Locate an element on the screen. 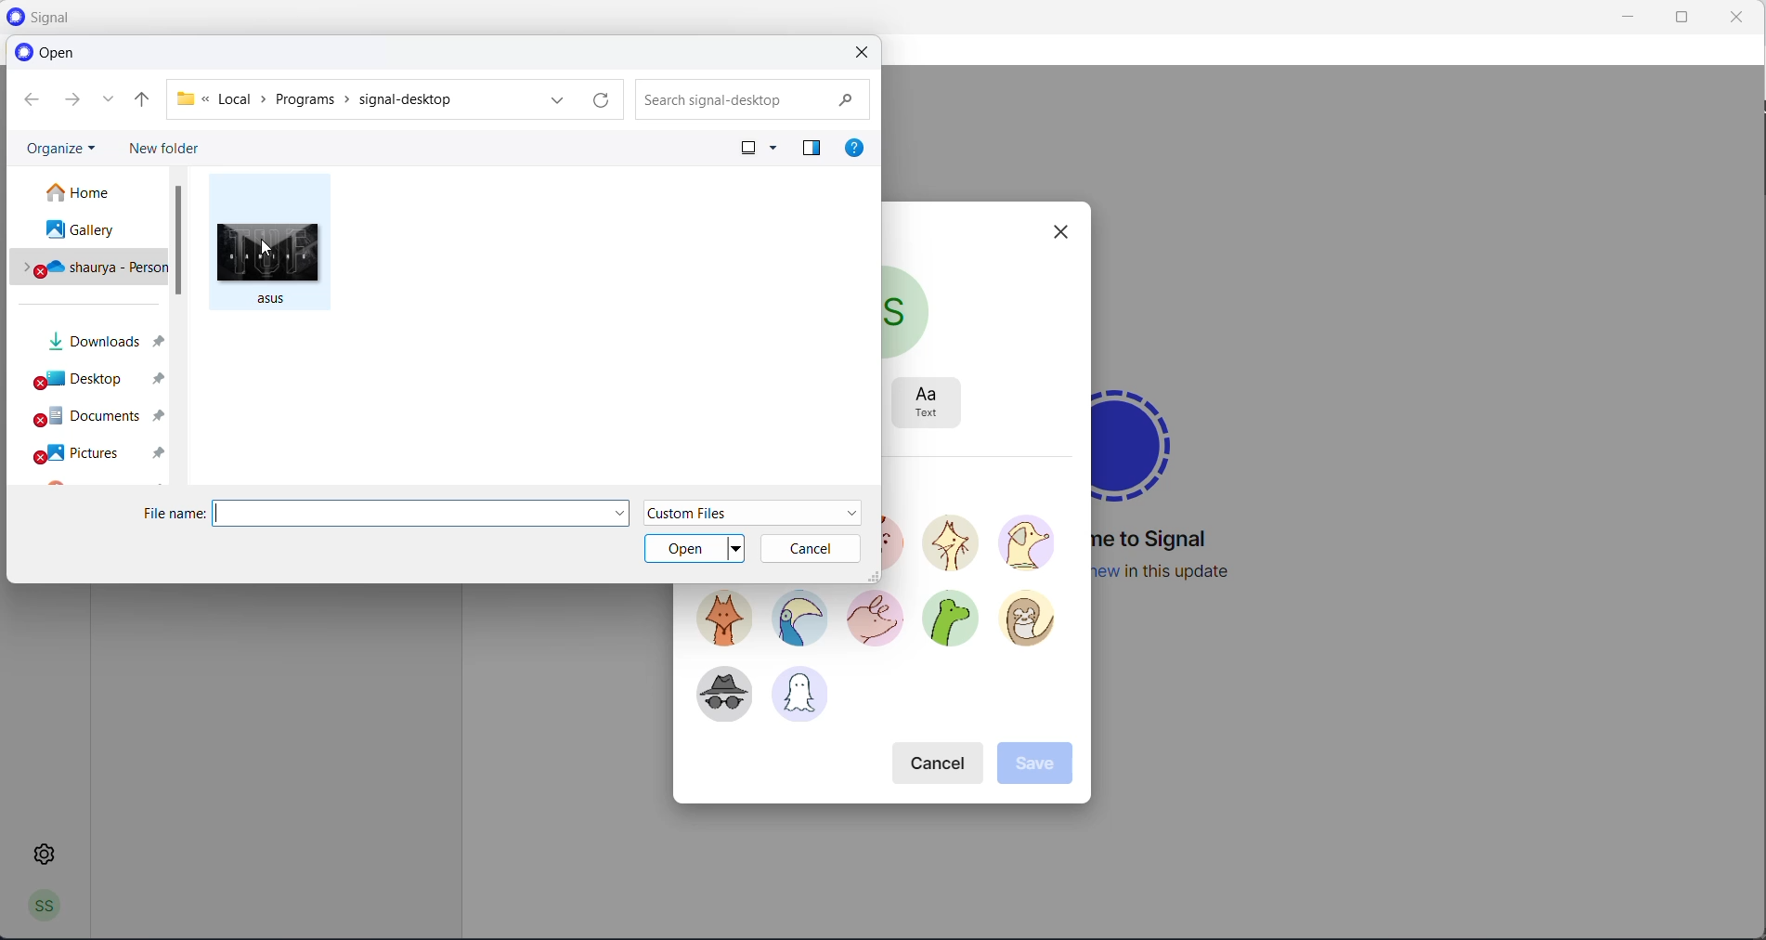 This screenshot has width=1766, height=940. signal logo is located at coordinates (1148, 438).